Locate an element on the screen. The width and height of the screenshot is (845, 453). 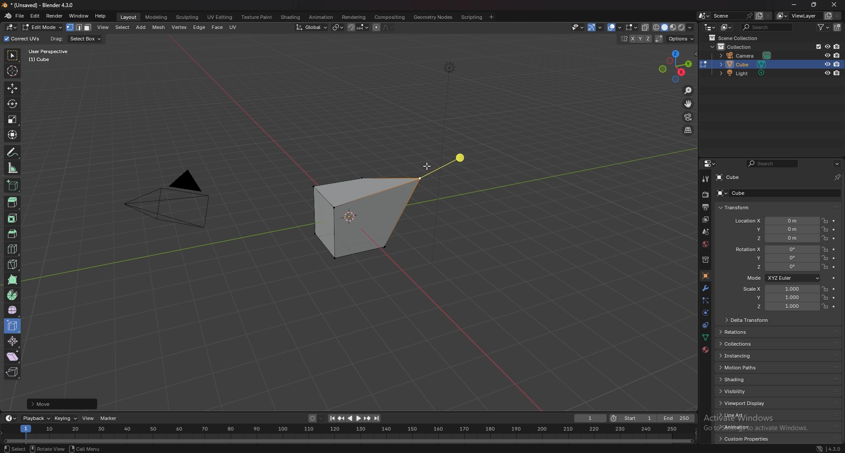
proportional editing object is located at coordinates (377, 28).